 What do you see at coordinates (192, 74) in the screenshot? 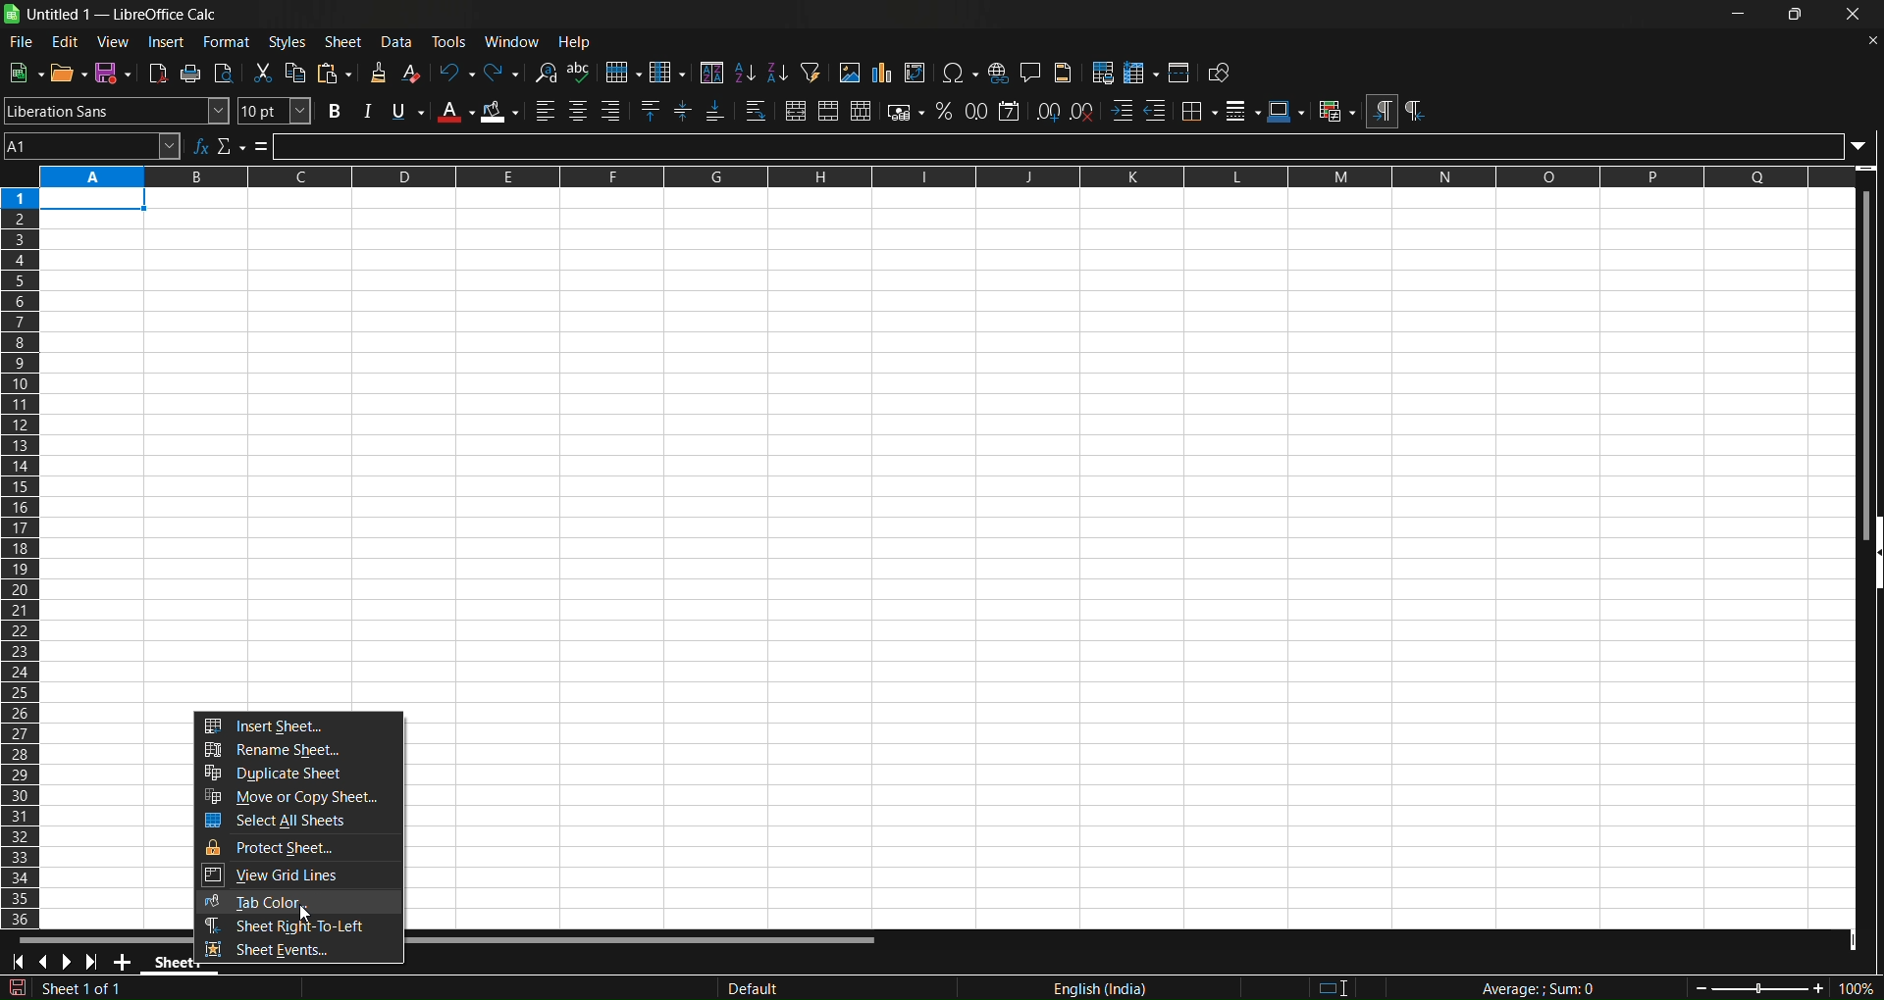
I see `print` at bounding box center [192, 74].